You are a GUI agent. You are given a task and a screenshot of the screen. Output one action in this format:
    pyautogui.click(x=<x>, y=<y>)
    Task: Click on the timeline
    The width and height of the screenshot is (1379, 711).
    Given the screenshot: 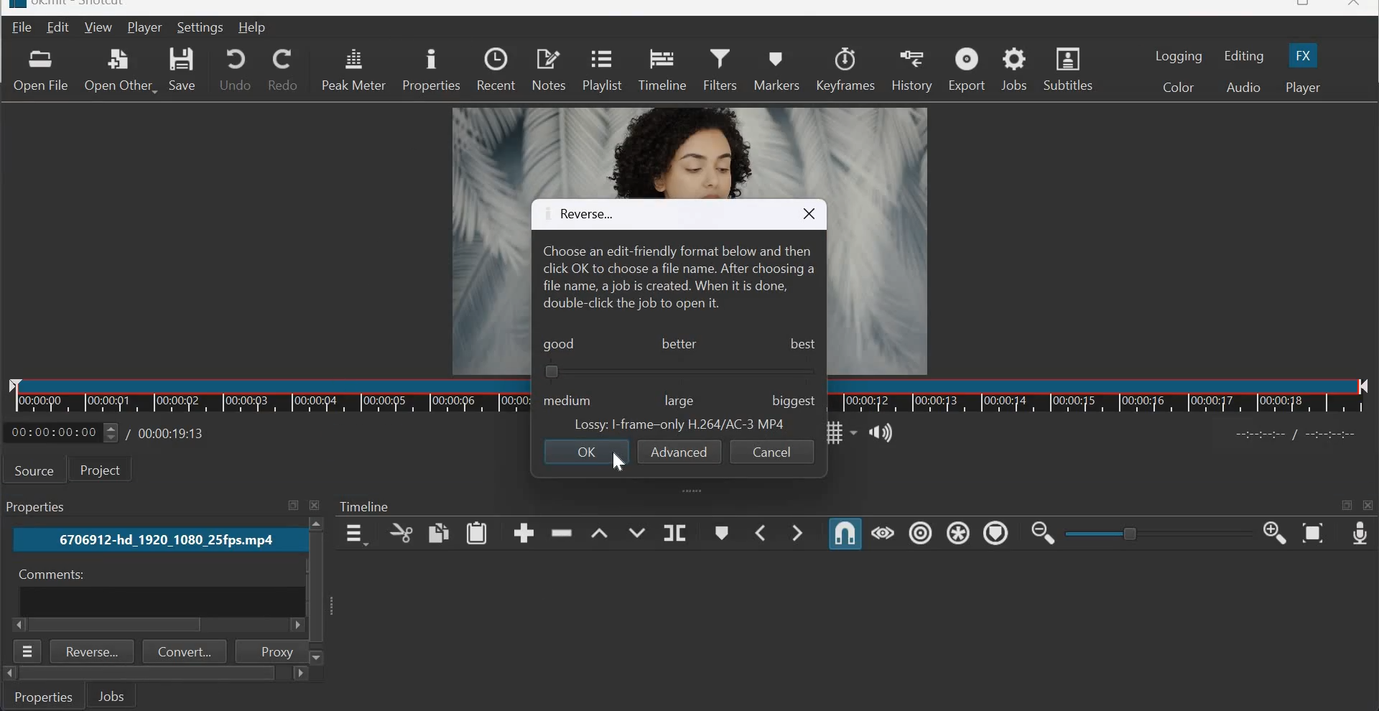 What is the action you would take?
    pyautogui.click(x=1101, y=396)
    